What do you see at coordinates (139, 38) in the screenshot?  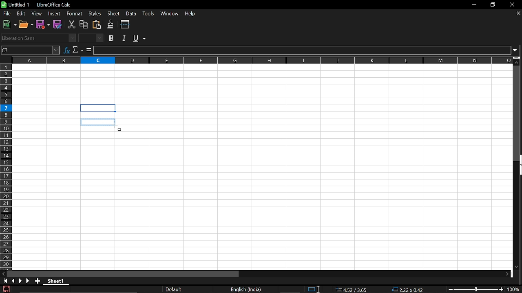 I see `Undetline` at bounding box center [139, 38].